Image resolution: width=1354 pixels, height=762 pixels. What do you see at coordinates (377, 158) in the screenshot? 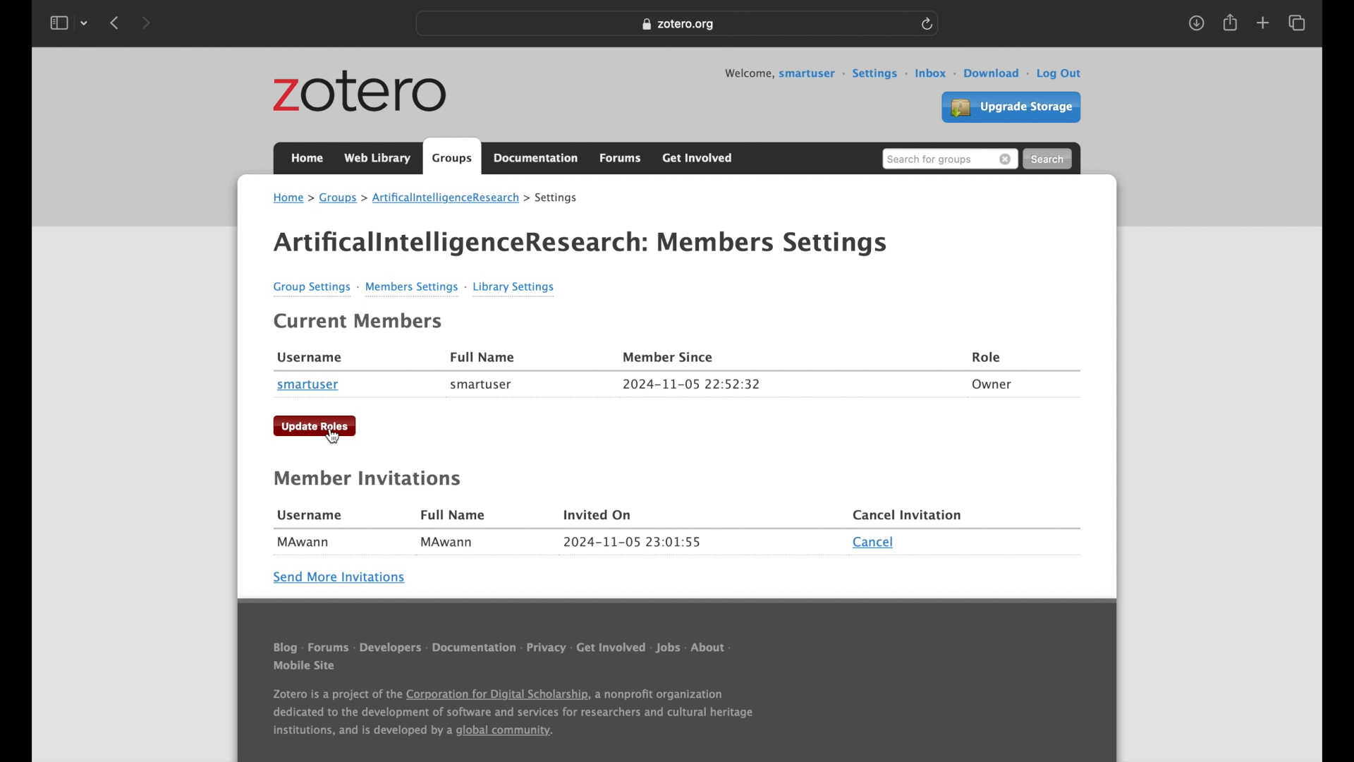
I see `web library` at bounding box center [377, 158].